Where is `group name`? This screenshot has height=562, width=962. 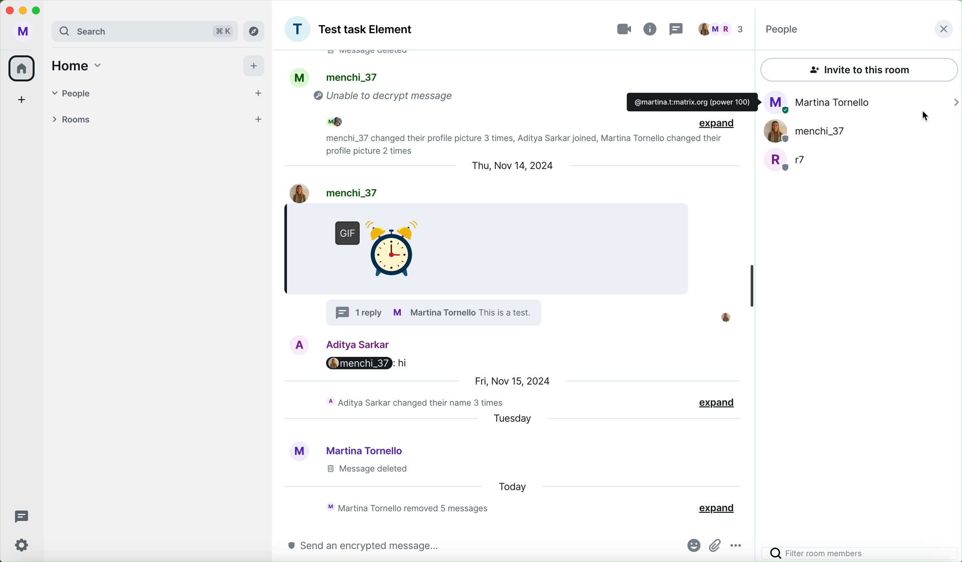 group name is located at coordinates (367, 31).